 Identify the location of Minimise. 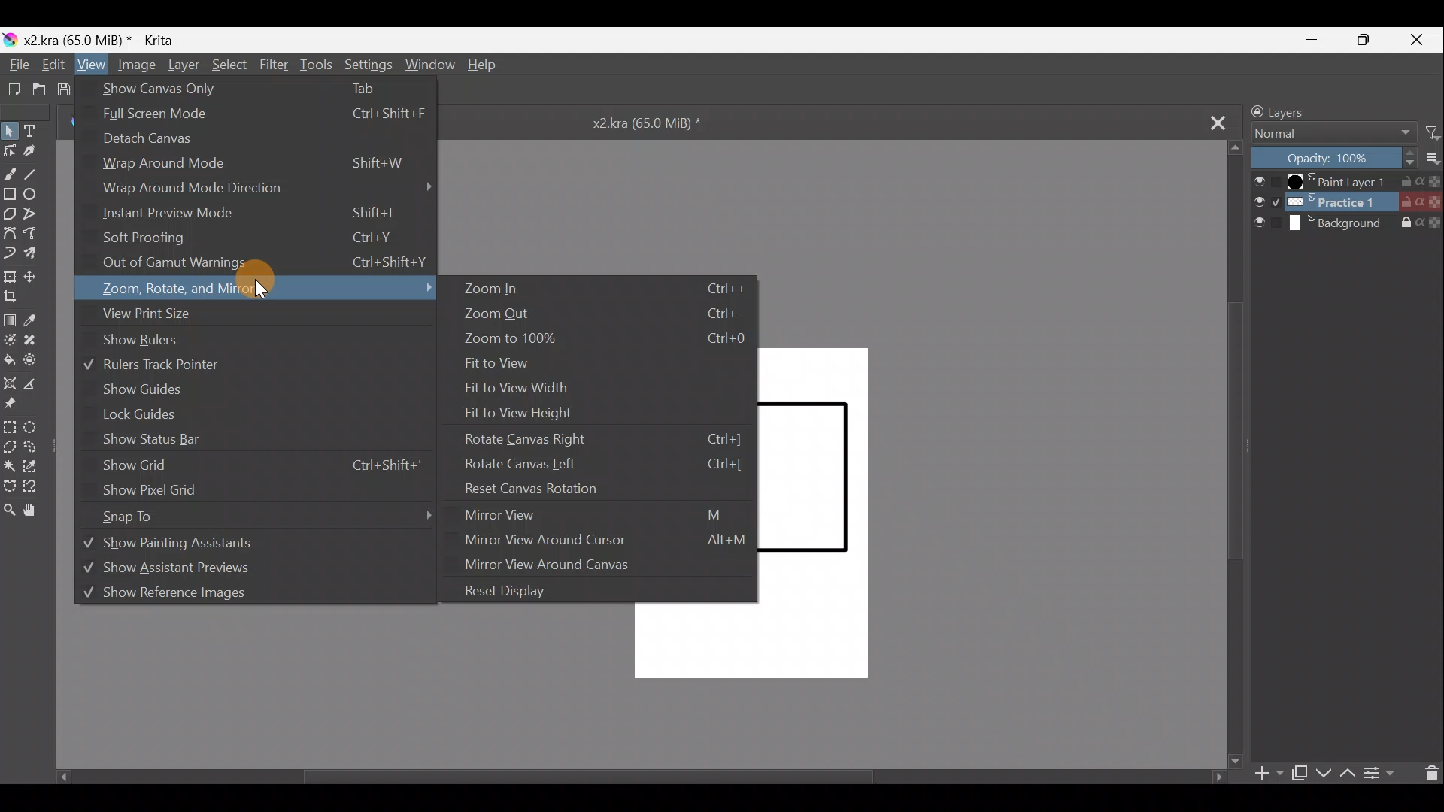
(1315, 38).